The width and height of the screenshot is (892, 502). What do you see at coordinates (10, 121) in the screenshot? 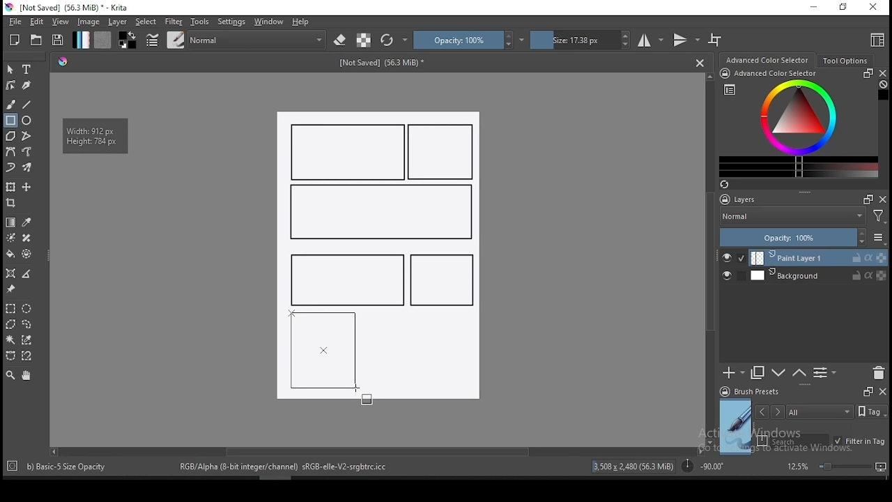
I see `rectangle tool` at bounding box center [10, 121].